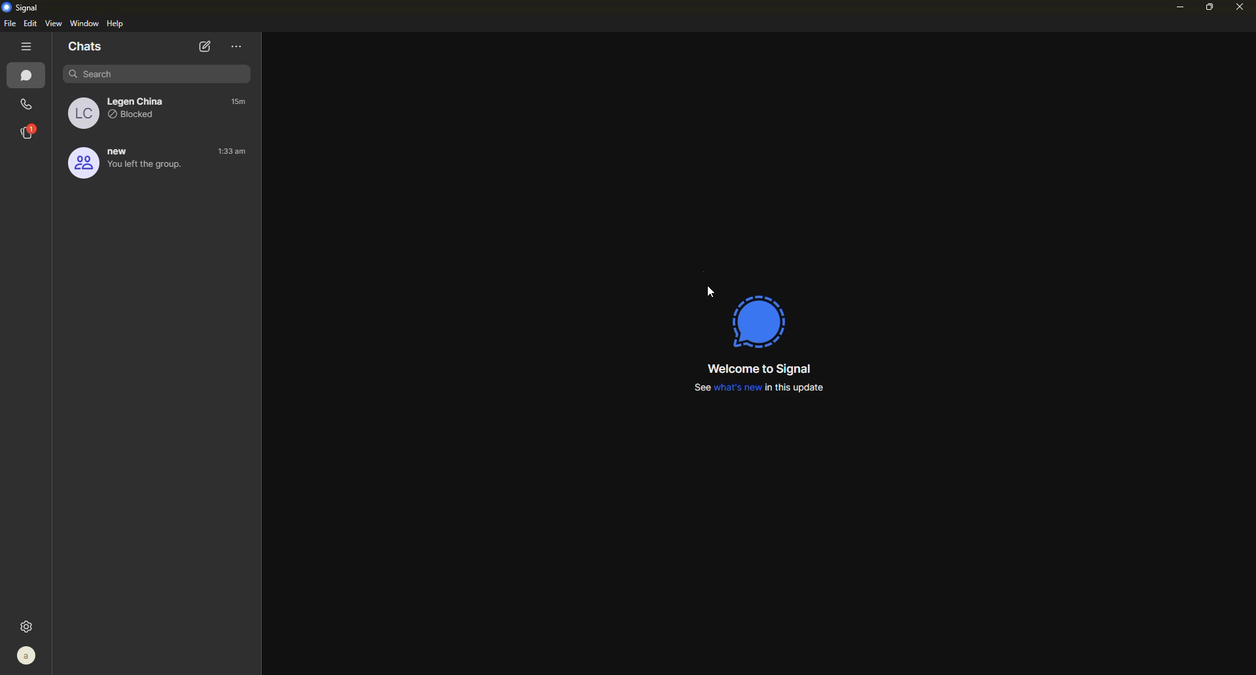 The width and height of the screenshot is (1256, 675). What do you see at coordinates (1205, 7) in the screenshot?
I see `maximize` at bounding box center [1205, 7].